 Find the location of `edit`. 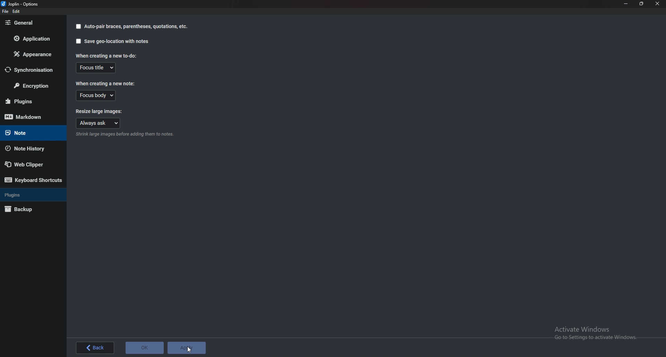

edit is located at coordinates (16, 11).